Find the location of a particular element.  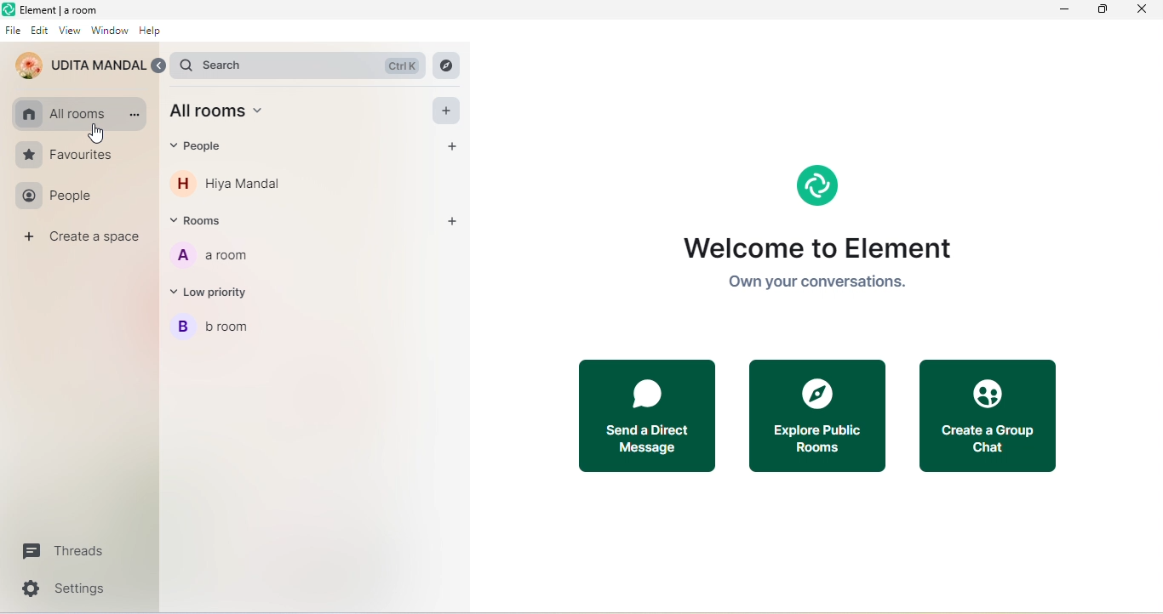

people is located at coordinates (209, 147).